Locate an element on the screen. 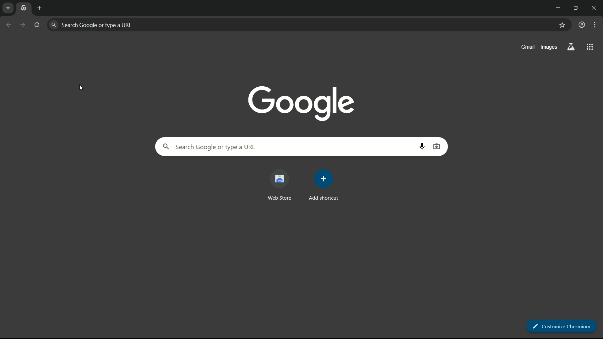 The image size is (603, 339). maximize or restore is located at coordinates (577, 7).